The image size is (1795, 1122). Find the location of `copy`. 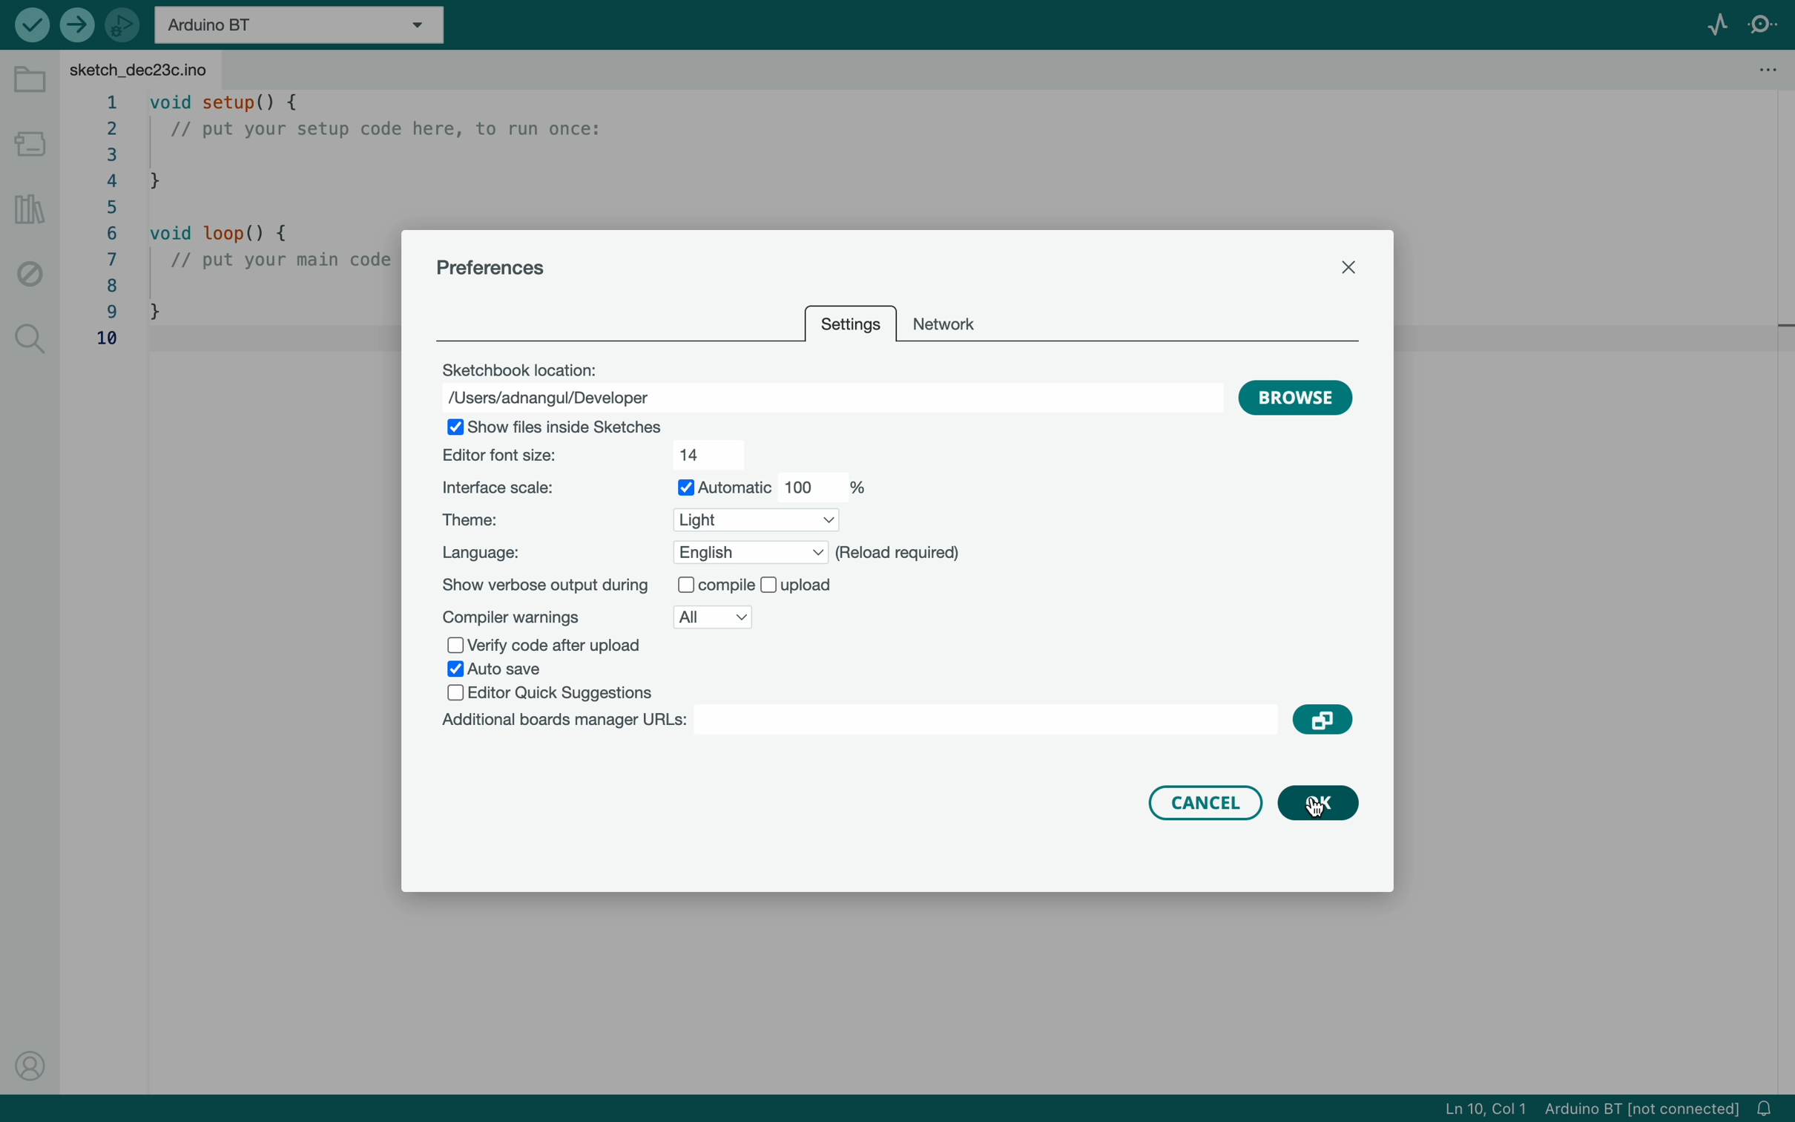

copy is located at coordinates (1323, 721).